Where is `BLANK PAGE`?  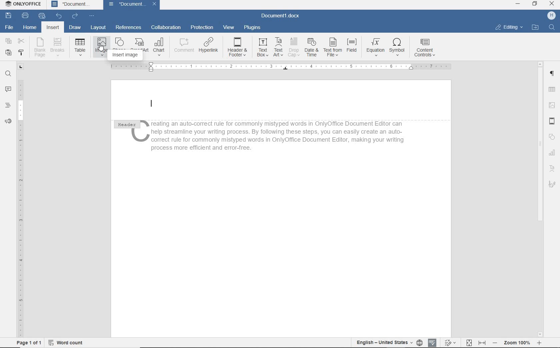 BLANK PAGE is located at coordinates (39, 48).